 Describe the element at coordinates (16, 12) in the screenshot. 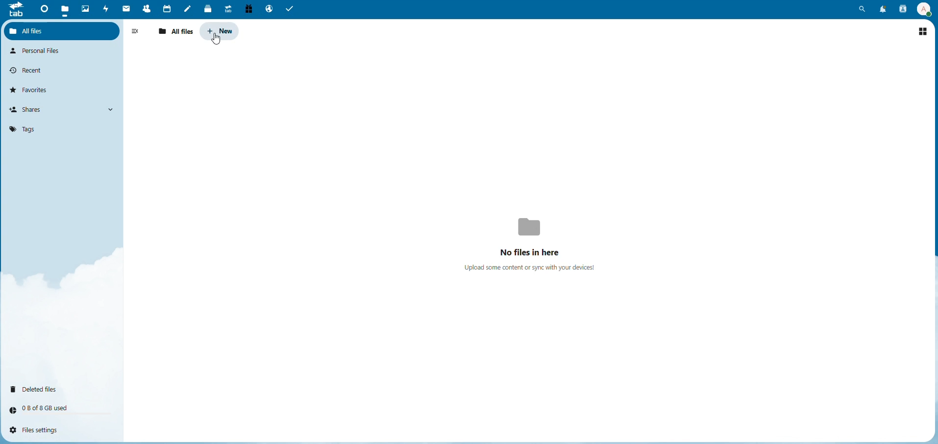

I see `logo` at that location.